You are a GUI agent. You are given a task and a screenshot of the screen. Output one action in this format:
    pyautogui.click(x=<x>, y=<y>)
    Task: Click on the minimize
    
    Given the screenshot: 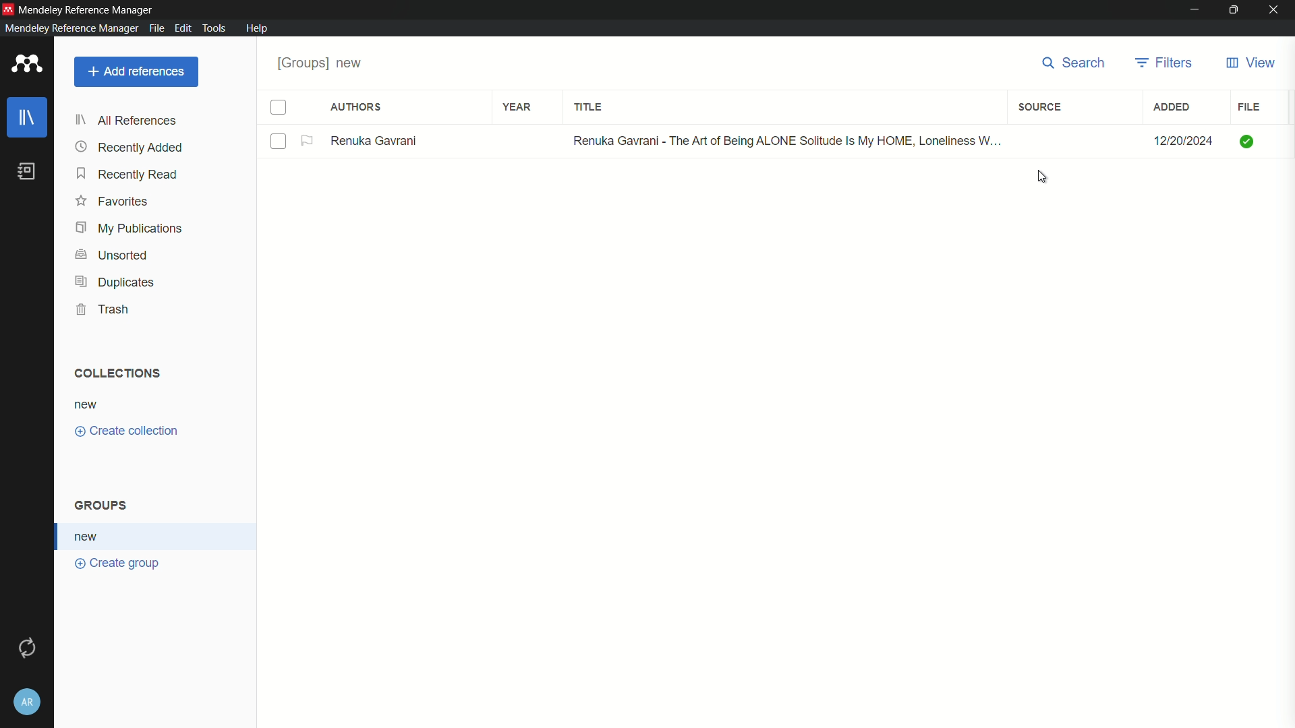 What is the action you would take?
    pyautogui.click(x=1193, y=10)
    